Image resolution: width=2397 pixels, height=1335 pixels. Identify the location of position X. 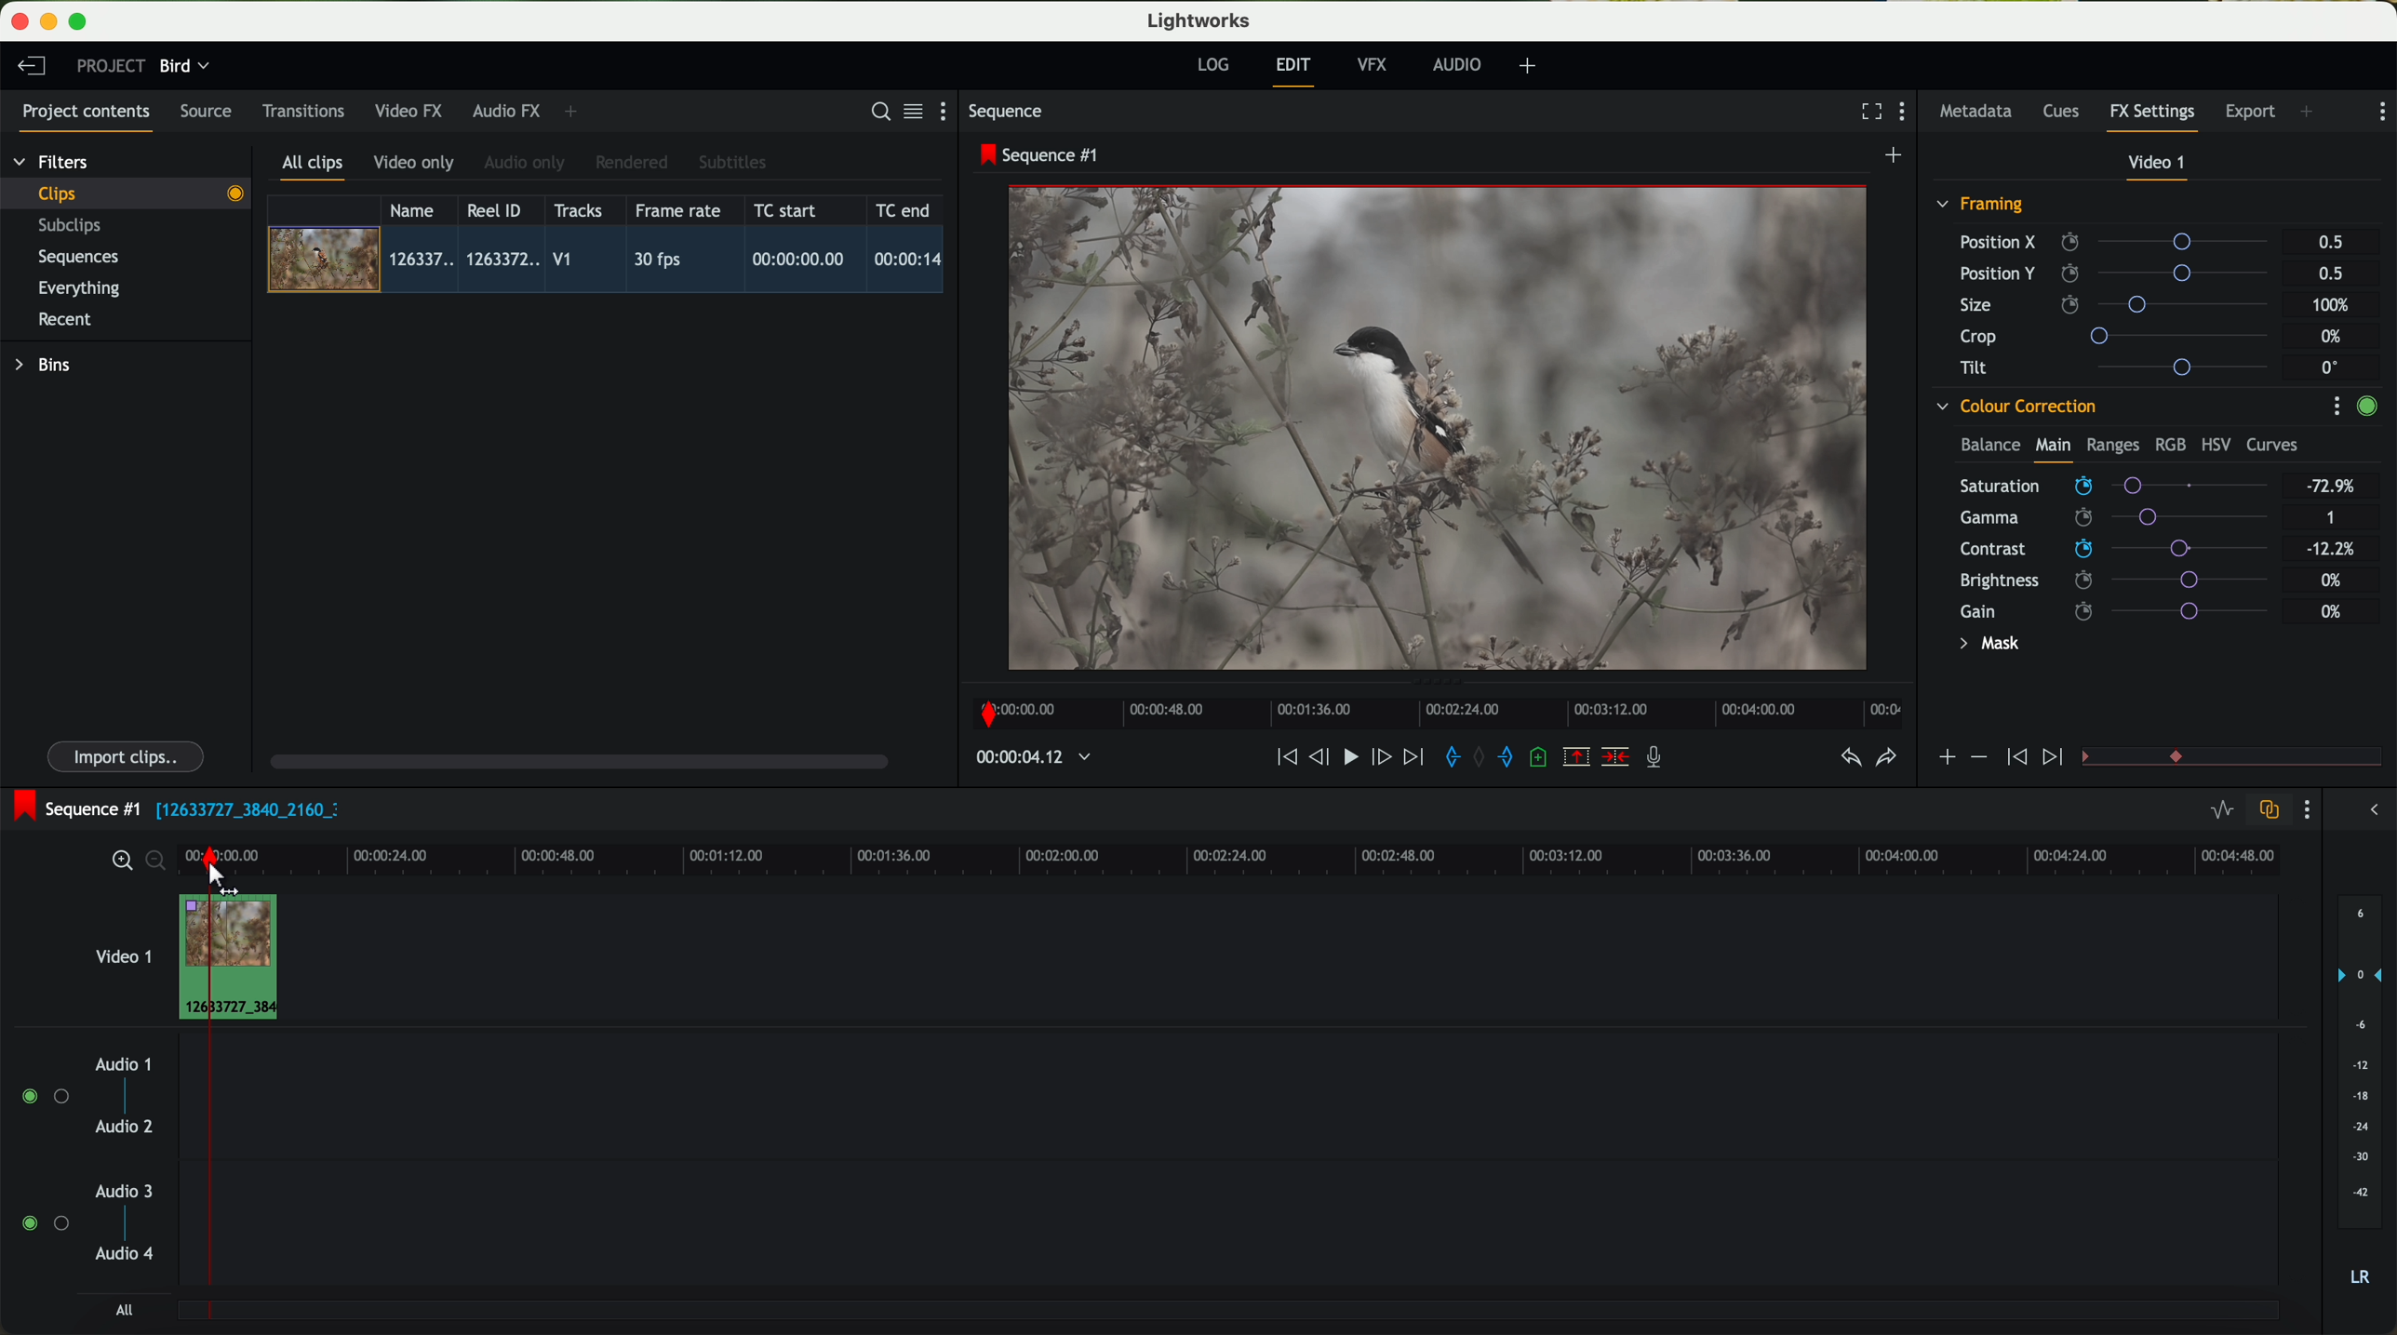
(2121, 242).